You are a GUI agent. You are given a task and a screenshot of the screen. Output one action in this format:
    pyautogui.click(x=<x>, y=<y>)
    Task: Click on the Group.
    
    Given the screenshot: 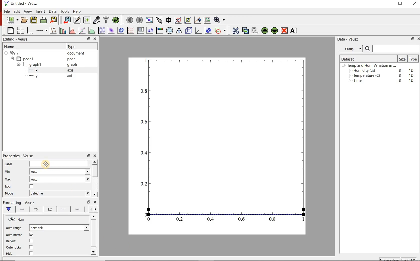 What is the action you would take?
    pyautogui.click(x=352, y=48)
    